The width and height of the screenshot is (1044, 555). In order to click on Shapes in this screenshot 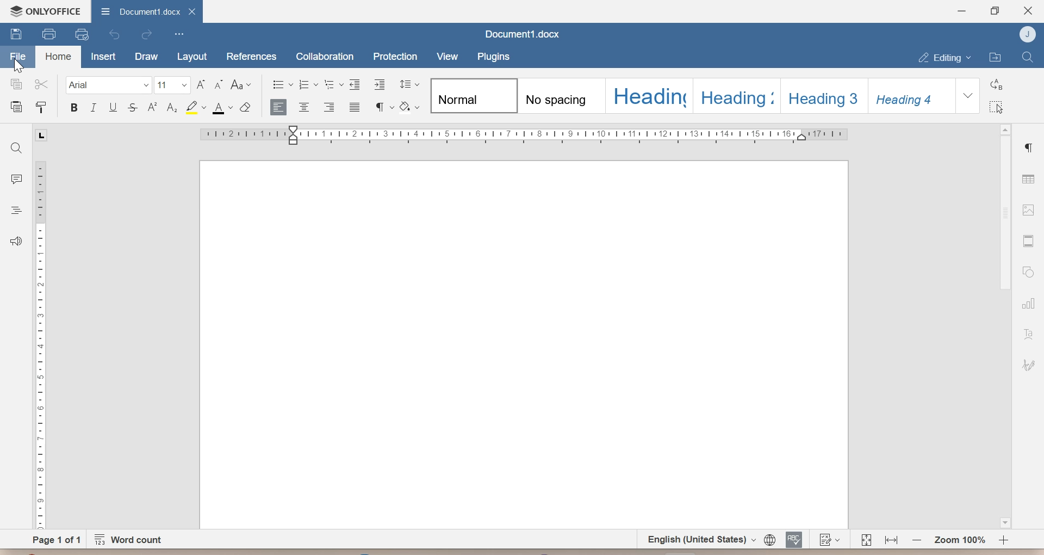, I will do `click(1028, 272)`.